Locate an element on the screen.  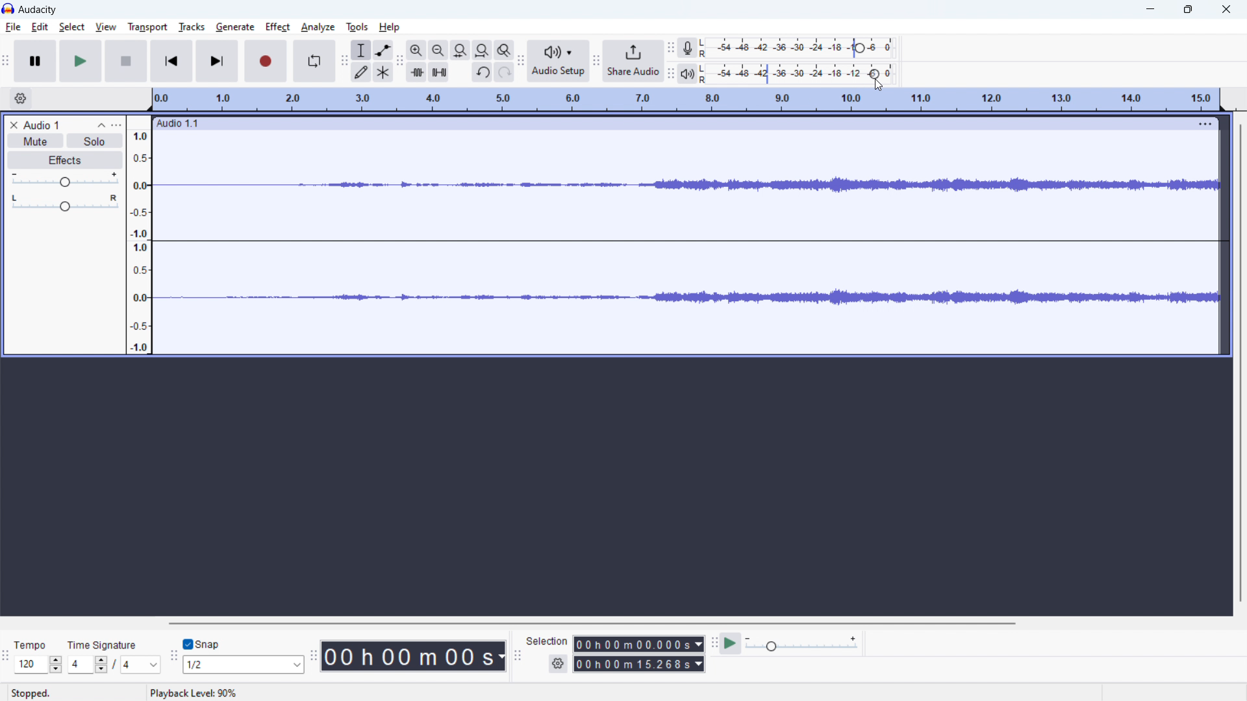
recording meter is located at coordinates (671, 48).